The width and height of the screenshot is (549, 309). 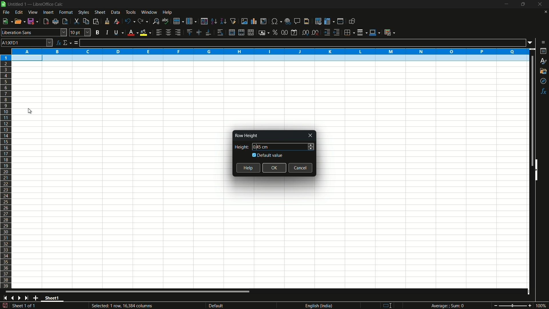 I want to click on ok, so click(x=275, y=168).